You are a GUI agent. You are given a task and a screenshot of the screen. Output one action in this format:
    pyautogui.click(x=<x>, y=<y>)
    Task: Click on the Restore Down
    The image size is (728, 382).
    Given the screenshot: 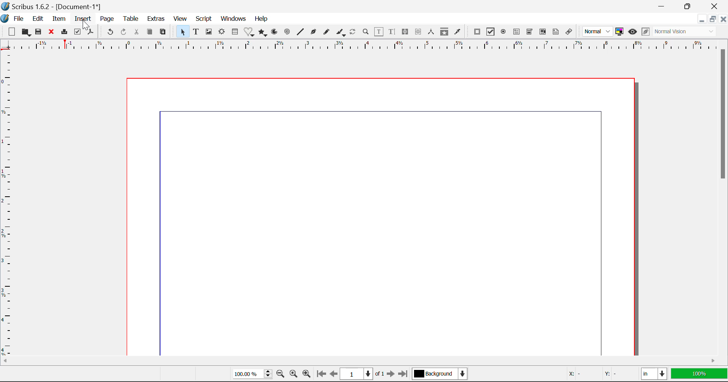 What is the action you would take?
    pyautogui.click(x=664, y=6)
    